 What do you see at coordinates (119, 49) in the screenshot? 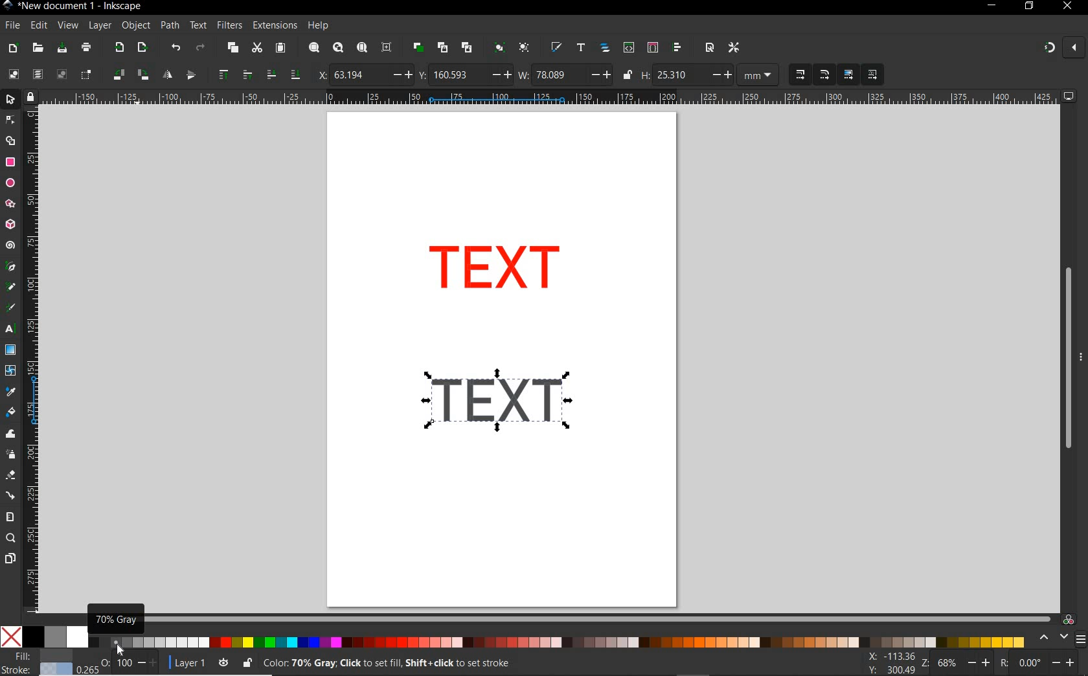
I see `import` at bounding box center [119, 49].